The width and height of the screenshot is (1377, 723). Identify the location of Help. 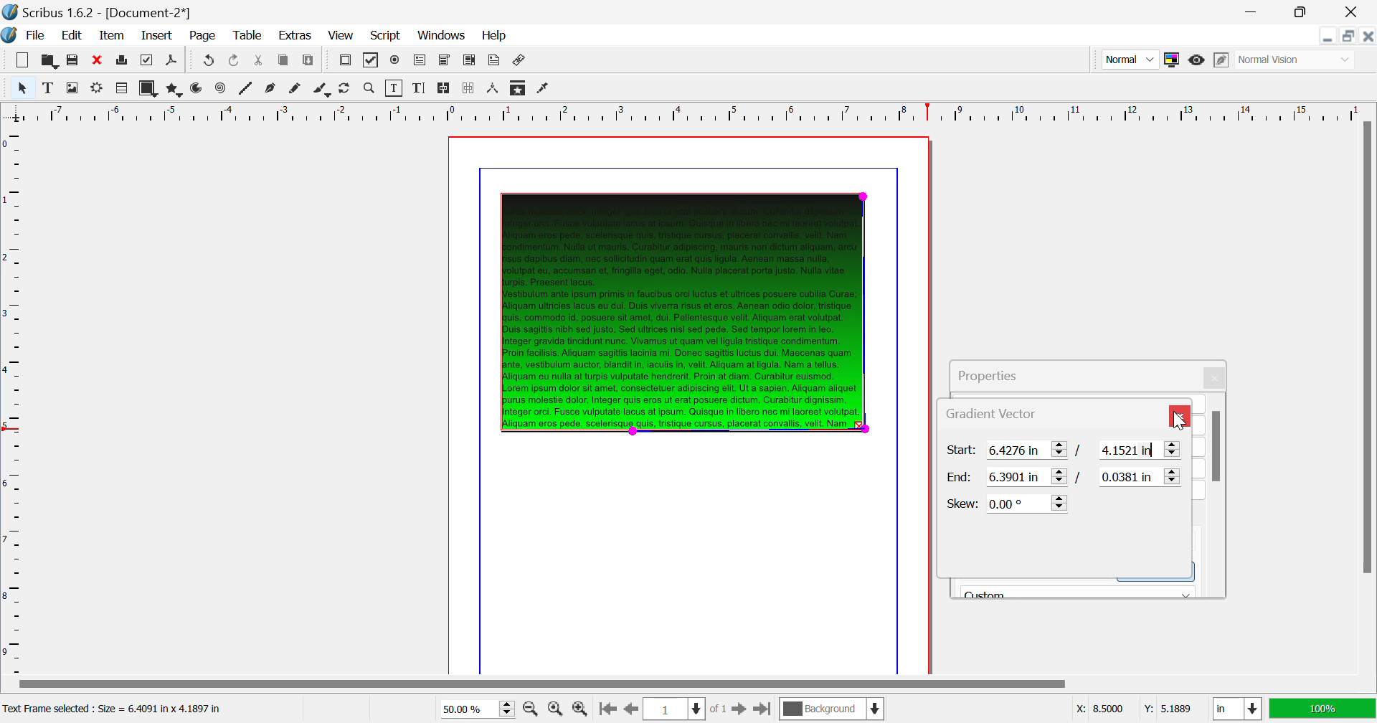
(496, 36).